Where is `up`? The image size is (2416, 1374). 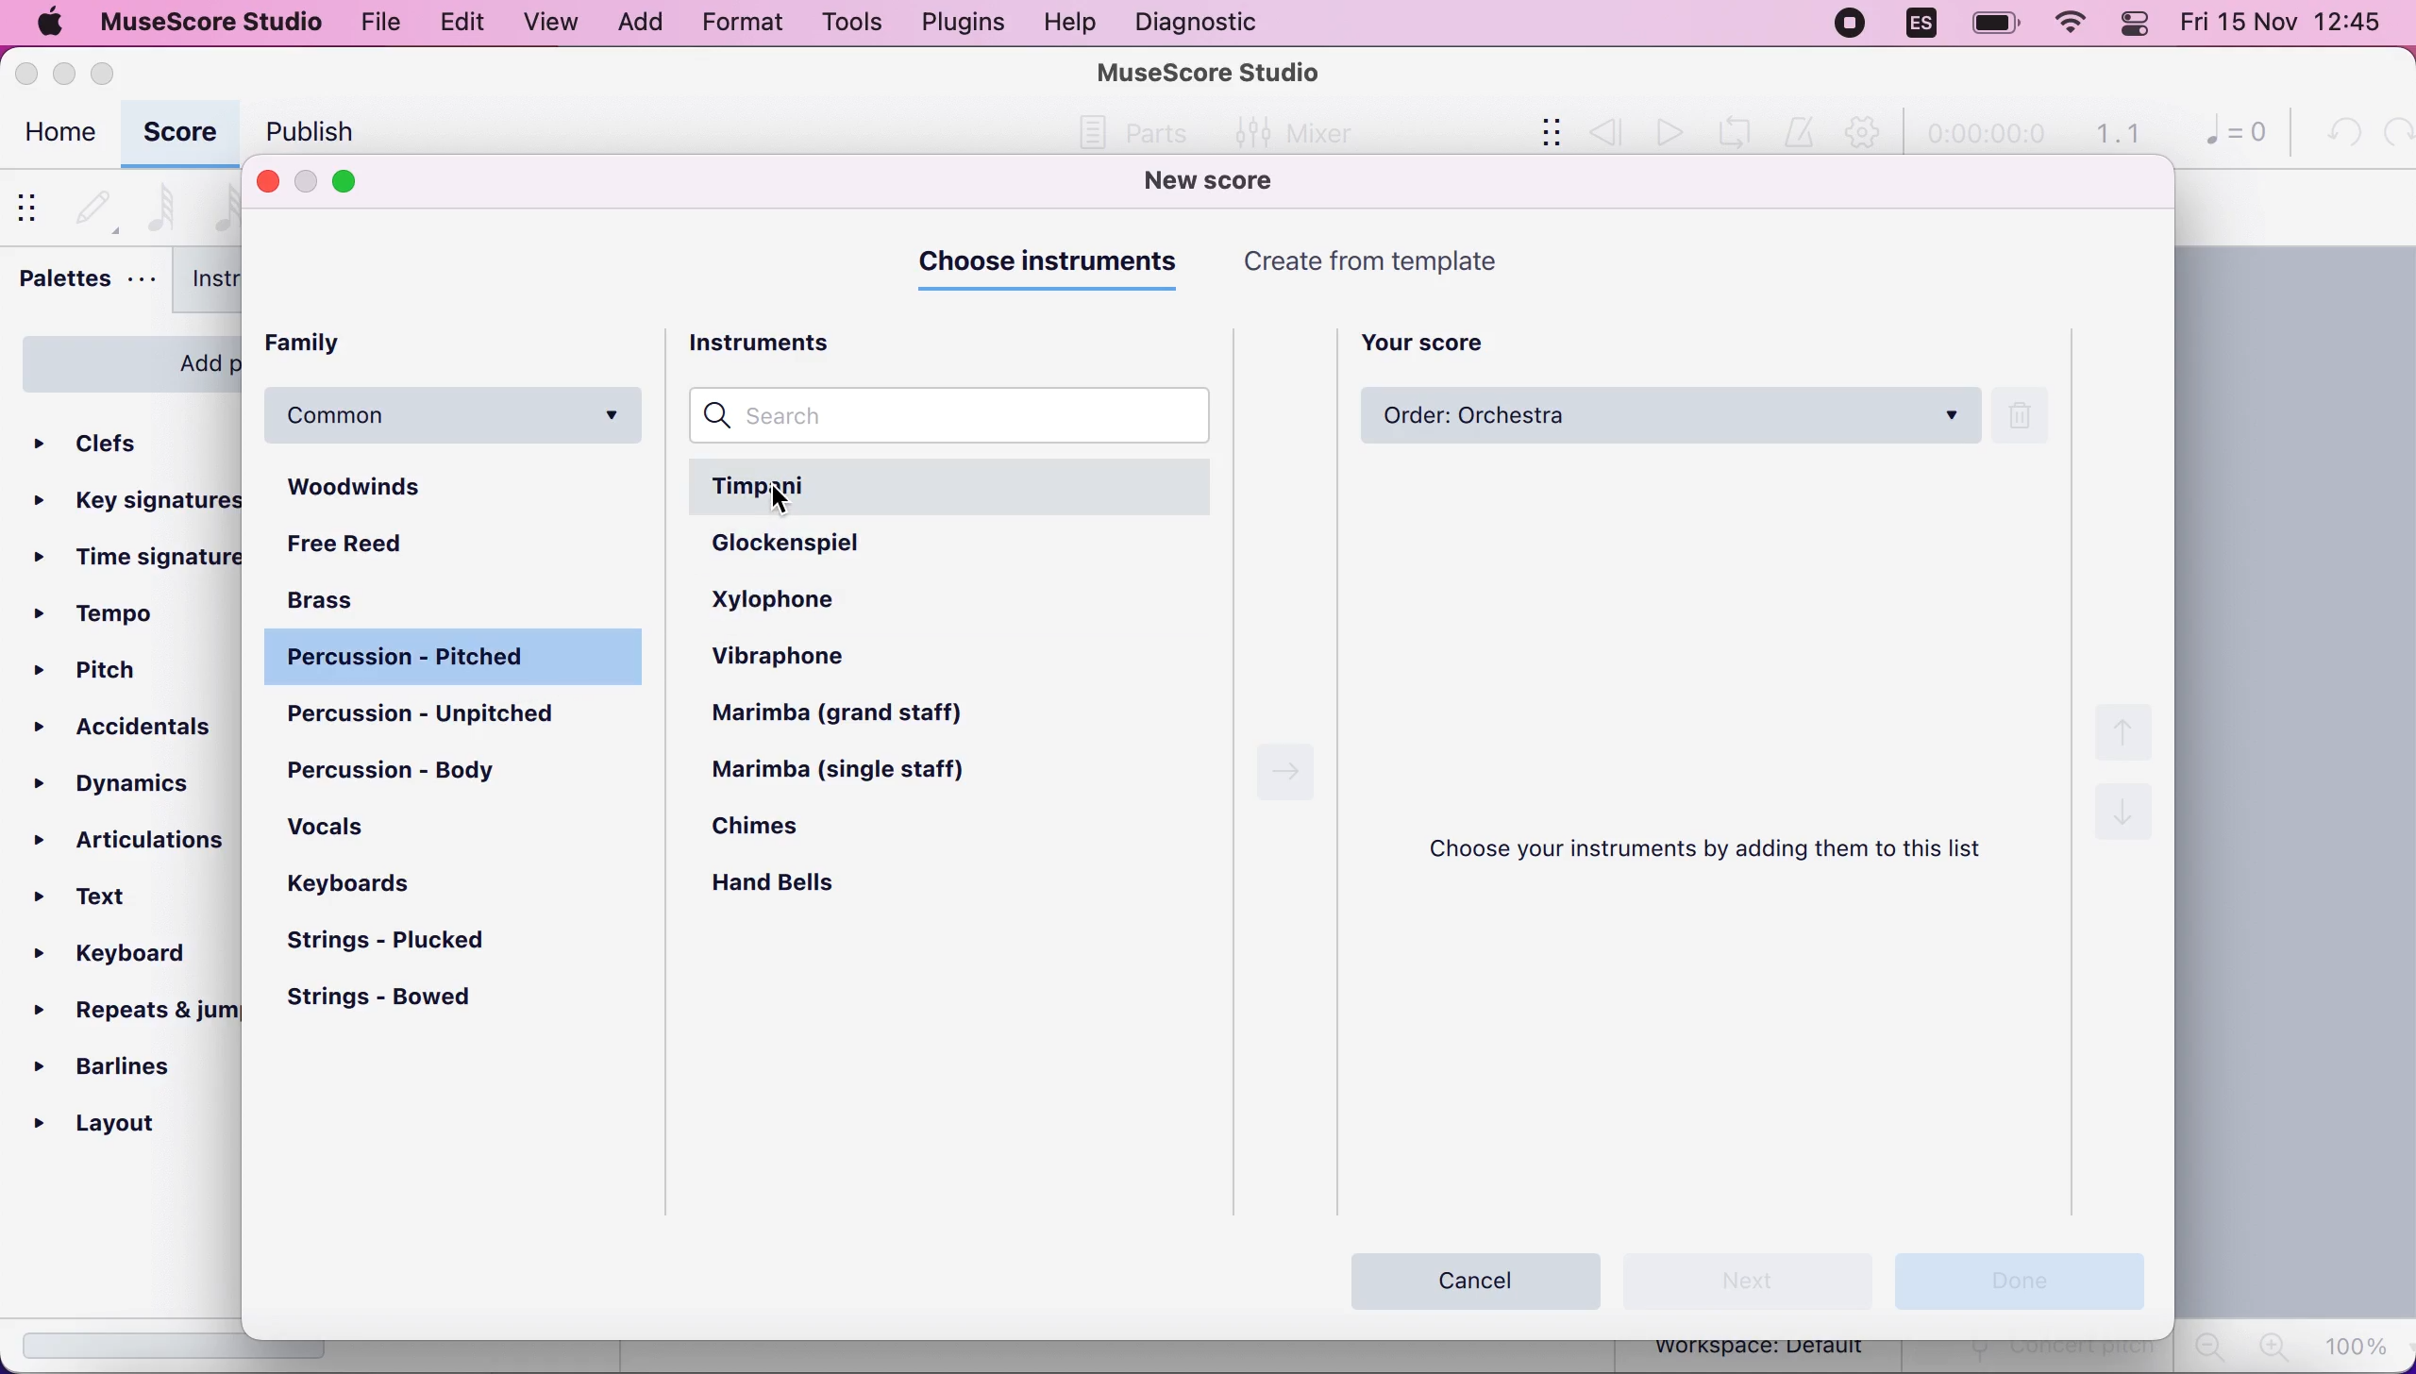 up is located at coordinates (2129, 729).